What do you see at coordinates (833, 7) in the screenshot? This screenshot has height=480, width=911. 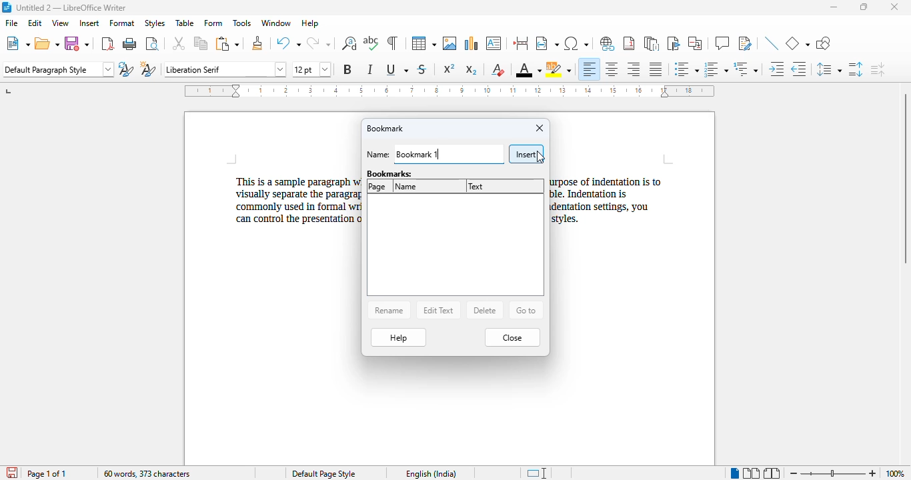 I see `minimize` at bounding box center [833, 7].